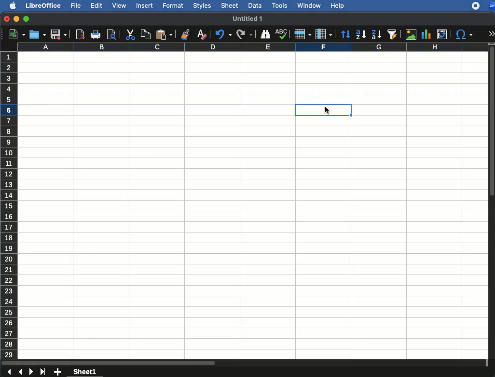 This screenshot has width=495, height=377. Describe the element at coordinates (30, 372) in the screenshot. I see `next sheet` at that location.